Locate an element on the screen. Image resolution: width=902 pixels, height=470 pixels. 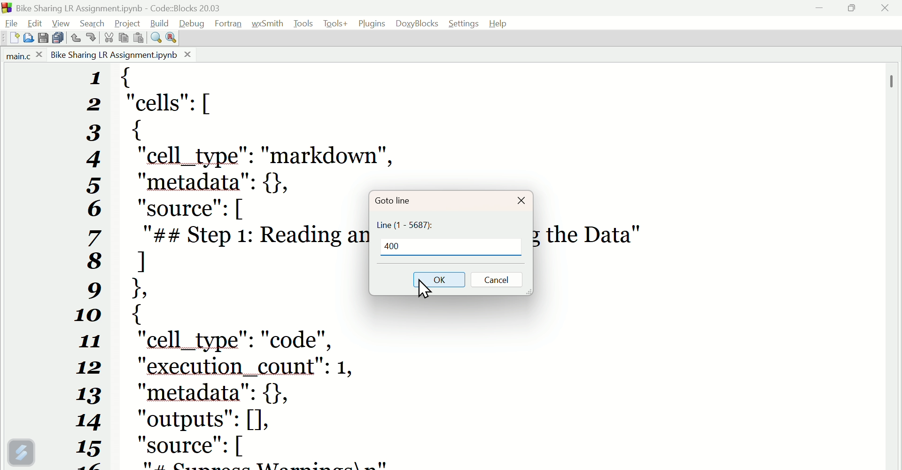
File is located at coordinates (11, 23).